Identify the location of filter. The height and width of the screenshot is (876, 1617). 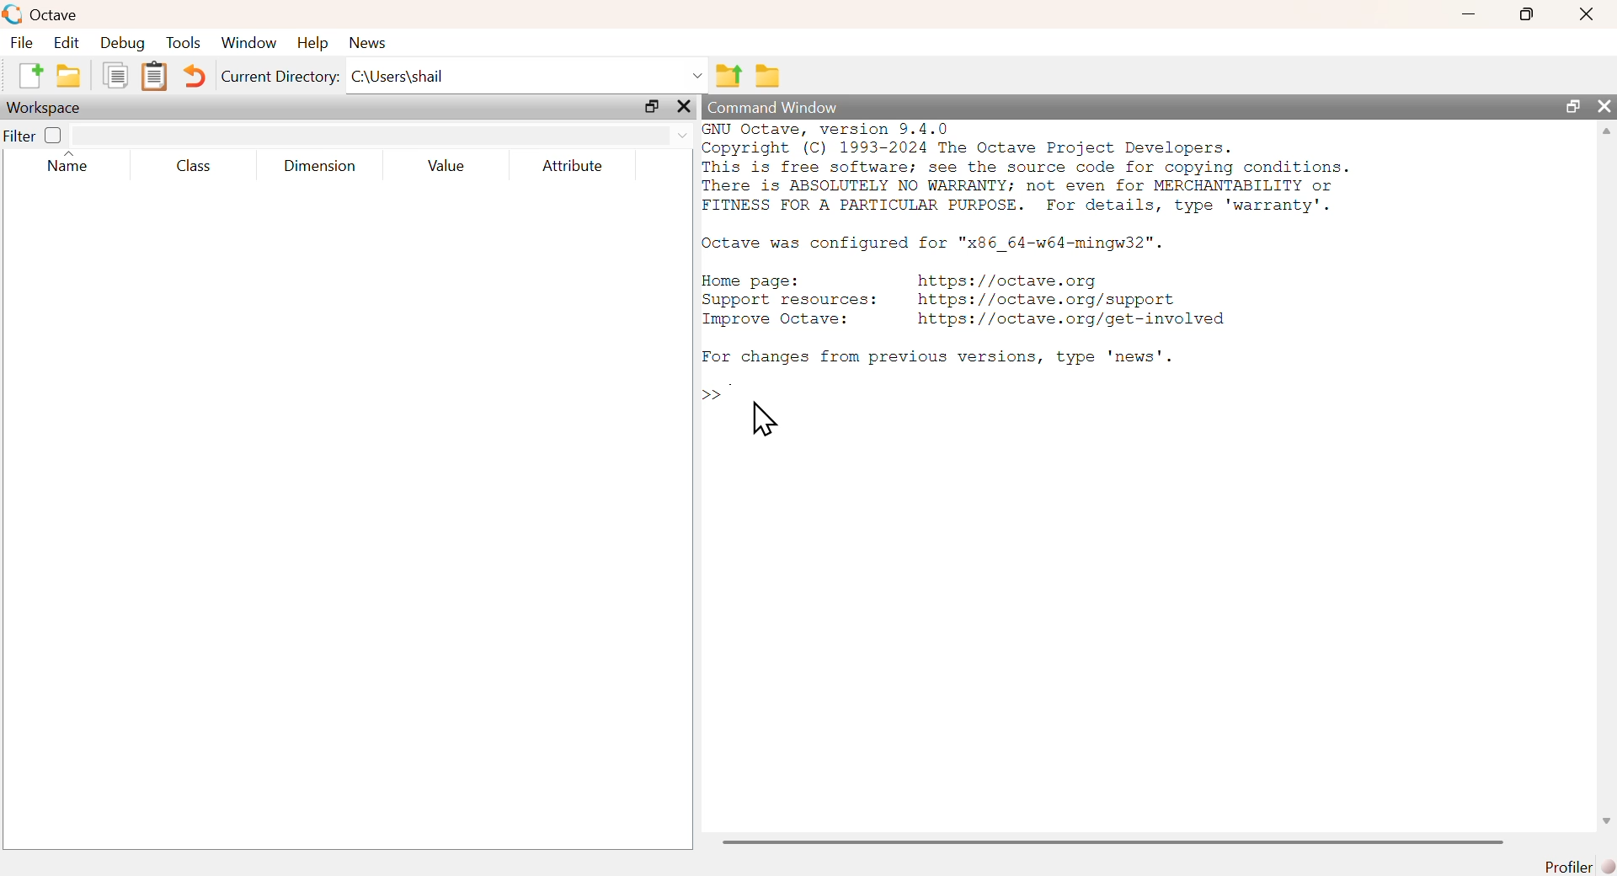
(382, 136).